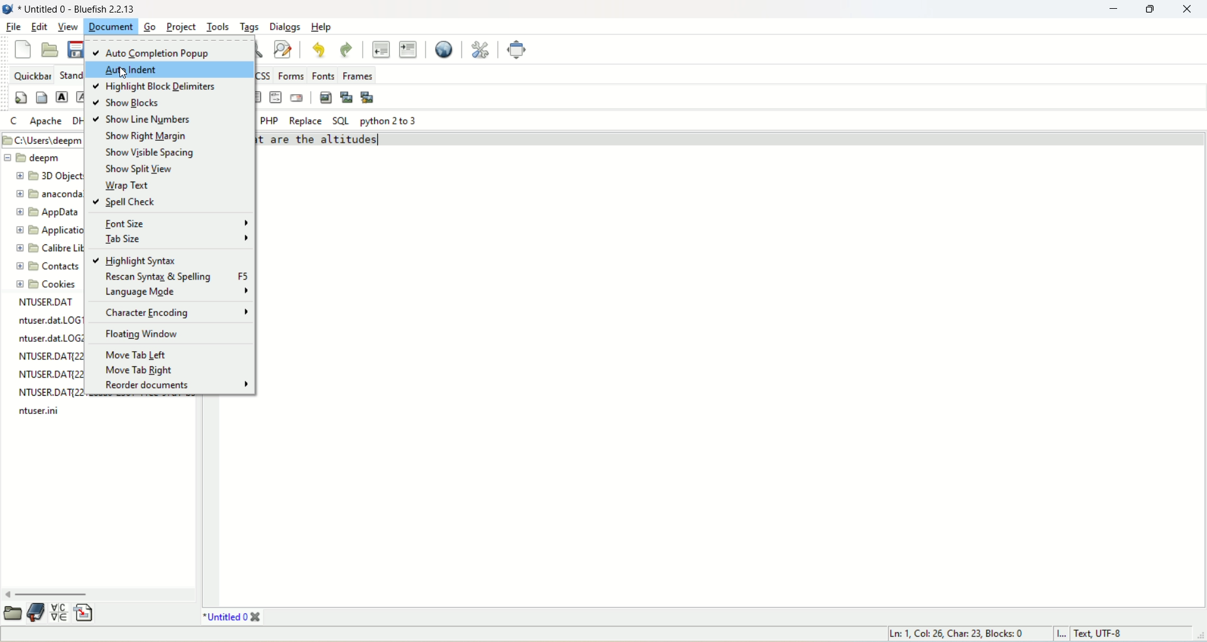 The width and height of the screenshot is (1207, 642). I want to click on email, so click(297, 100).